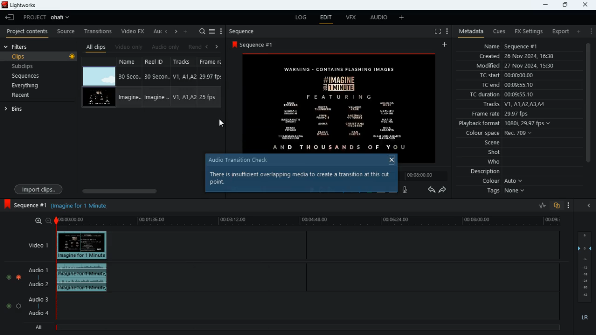  Describe the element at coordinates (10, 17) in the screenshot. I see `leave` at that location.